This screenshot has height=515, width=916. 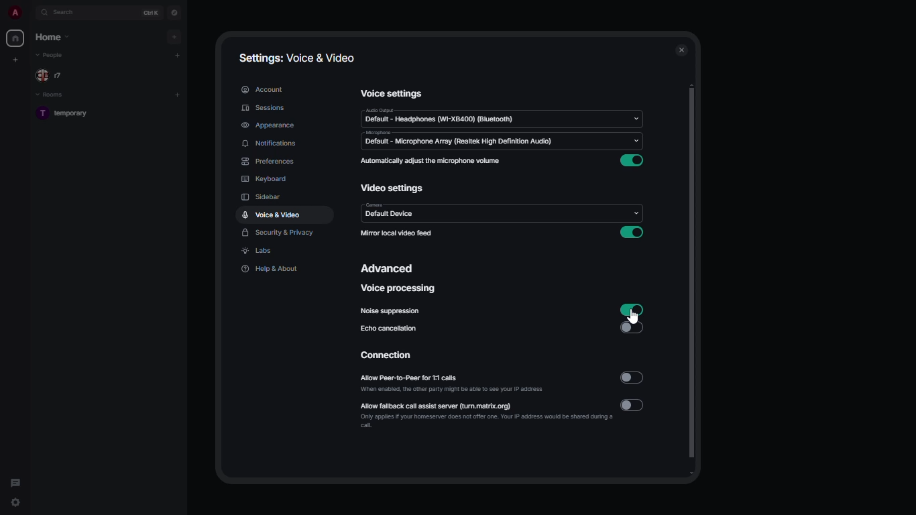 What do you see at coordinates (396, 289) in the screenshot?
I see `voice processing` at bounding box center [396, 289].